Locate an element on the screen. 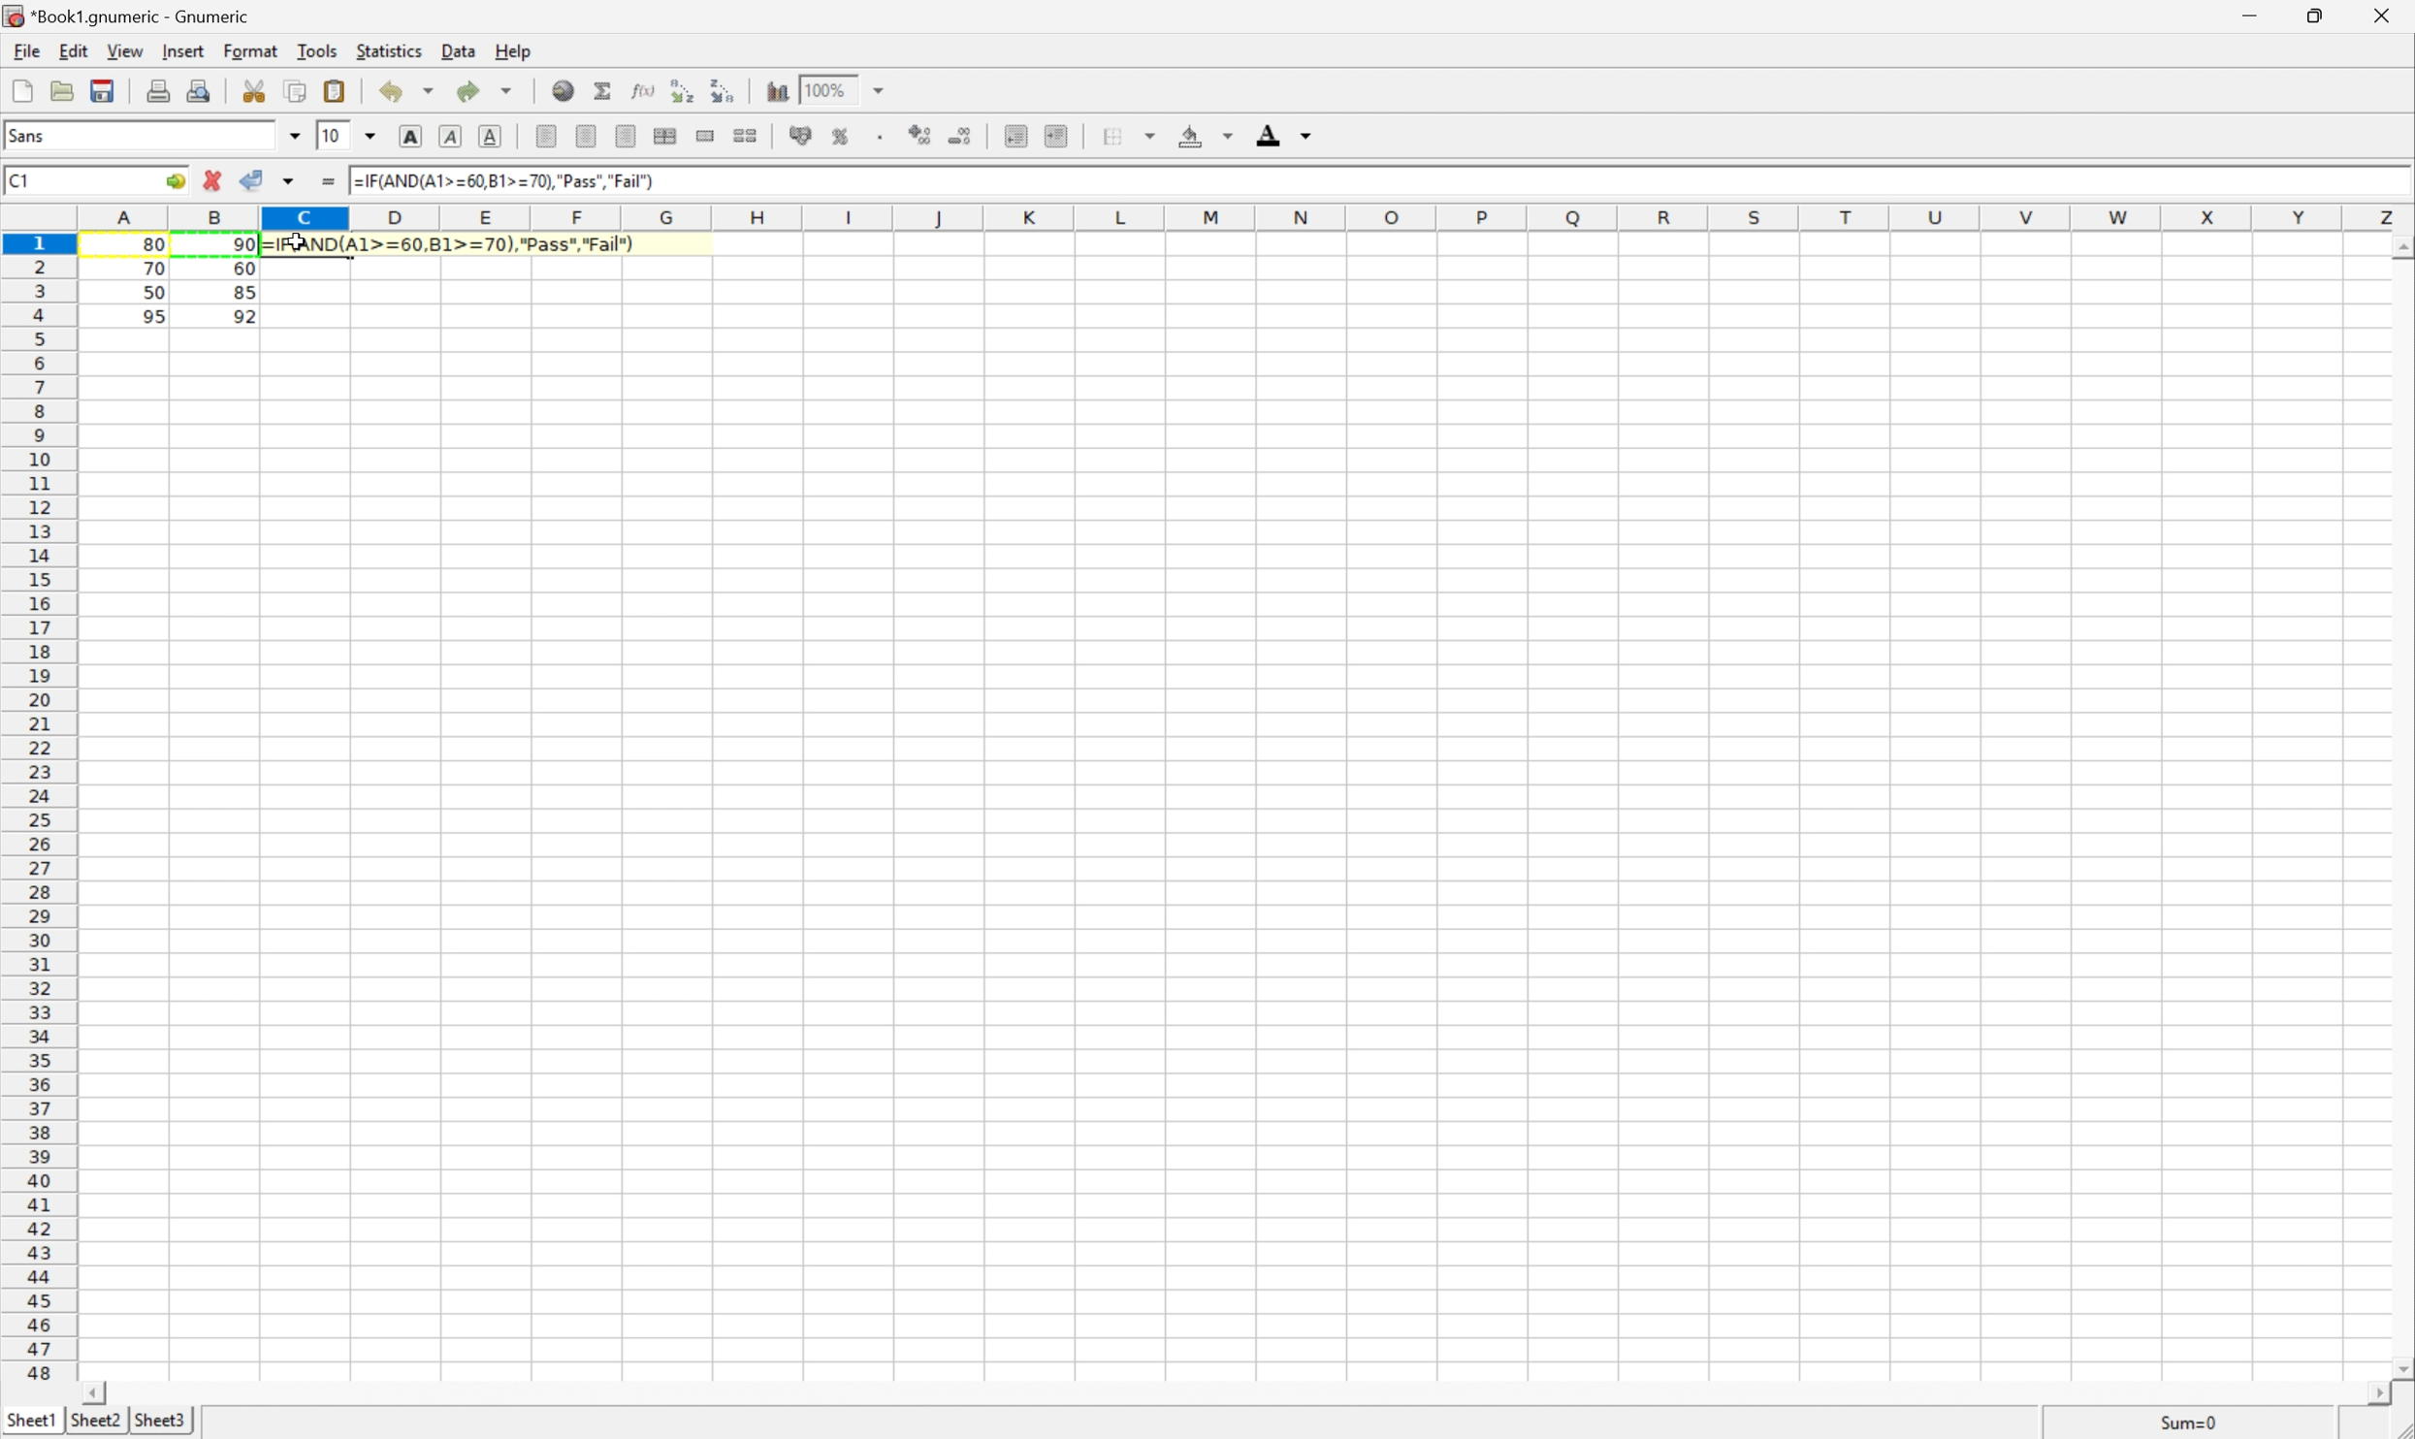  Scroll Down is located at coordinates (2399, 1365).